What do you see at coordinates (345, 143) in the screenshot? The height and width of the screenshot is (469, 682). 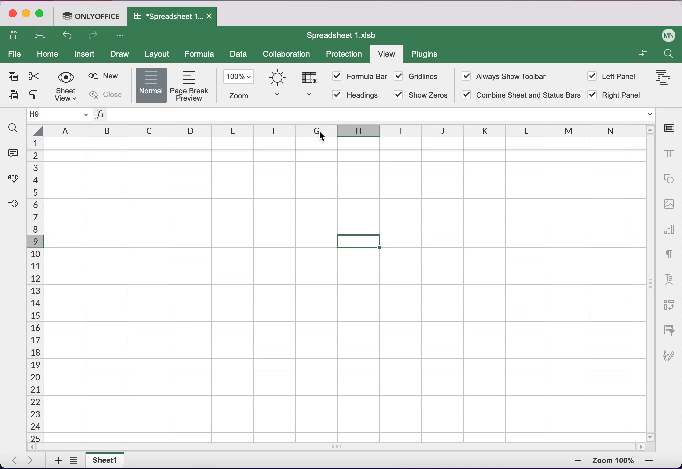 I see `froze top row` at bounding box center [345, 143].